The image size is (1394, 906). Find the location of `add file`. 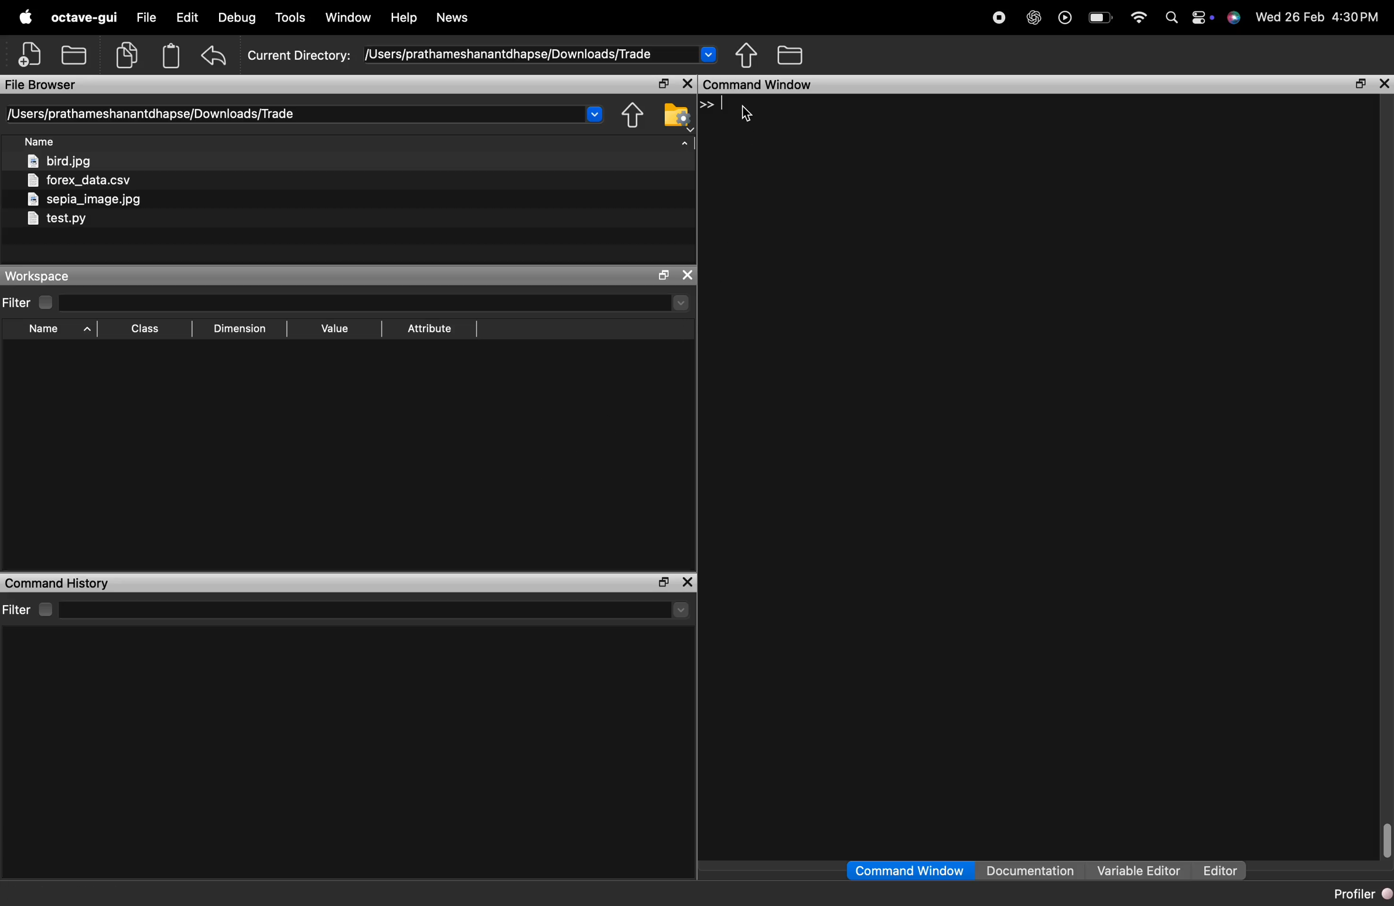

add file is located at coordinates (32, 52).